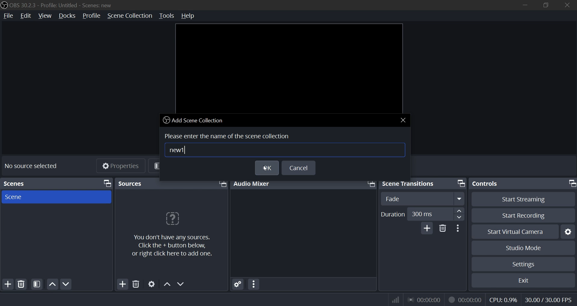  Describe the element at coordinates (129, 16) in the screenshot. I see `scene collection` at that location.